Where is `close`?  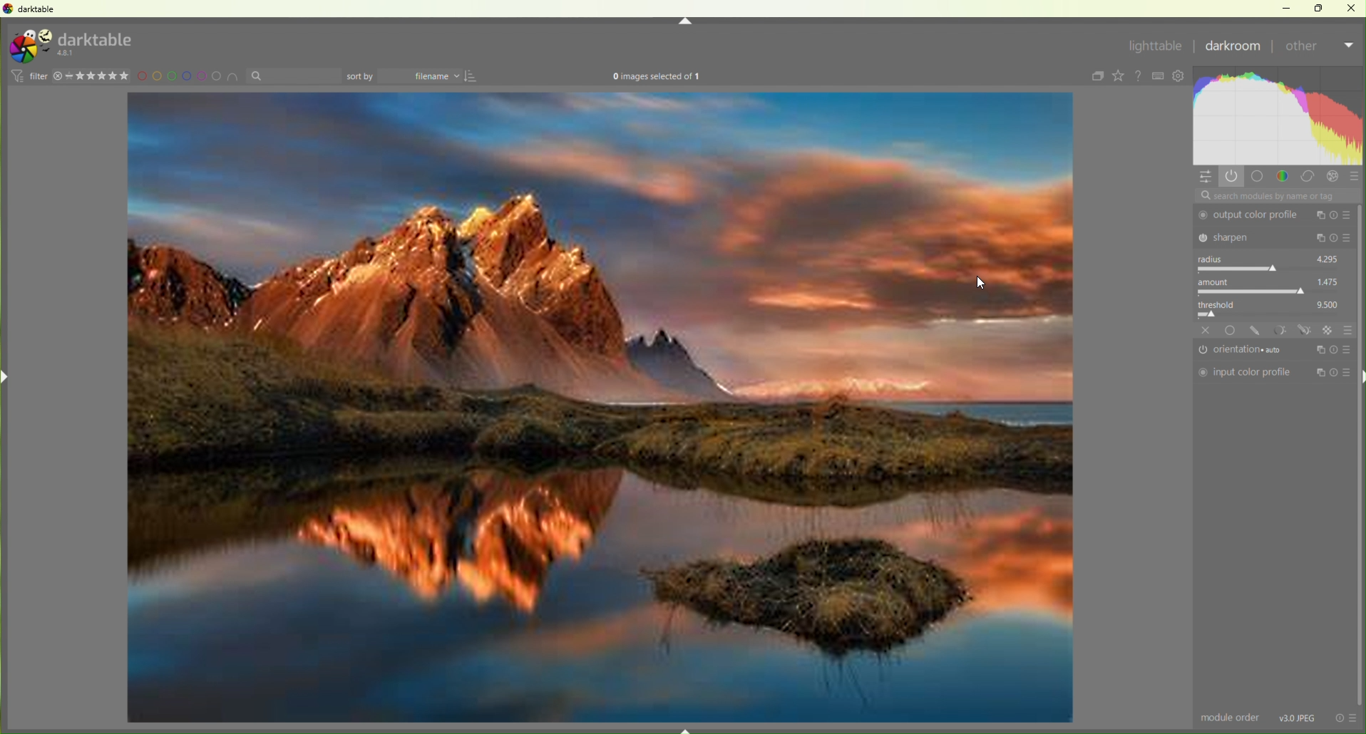
close is located at coordinates (58, 76).